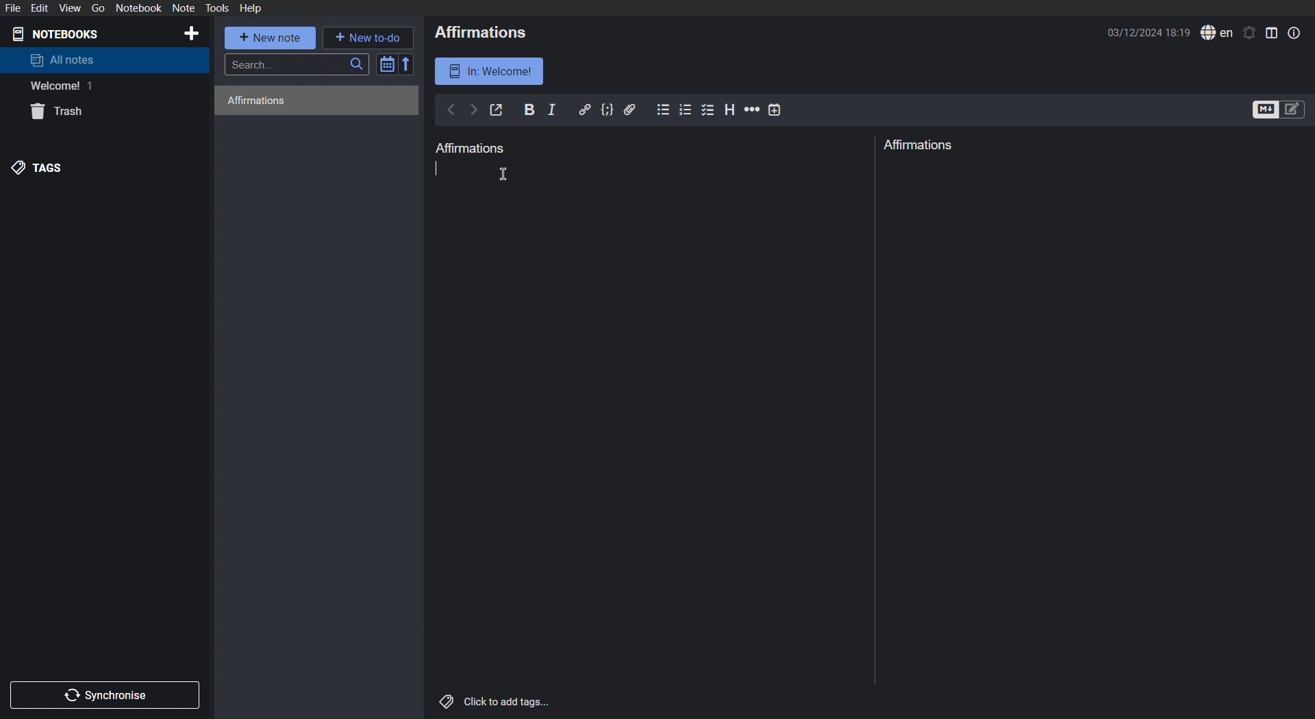 Image resolution: width=1315 pixels, height=719 pixels. Describe the element at coordinates (730, 110) in the screenshot. I see `Heading` at that location.